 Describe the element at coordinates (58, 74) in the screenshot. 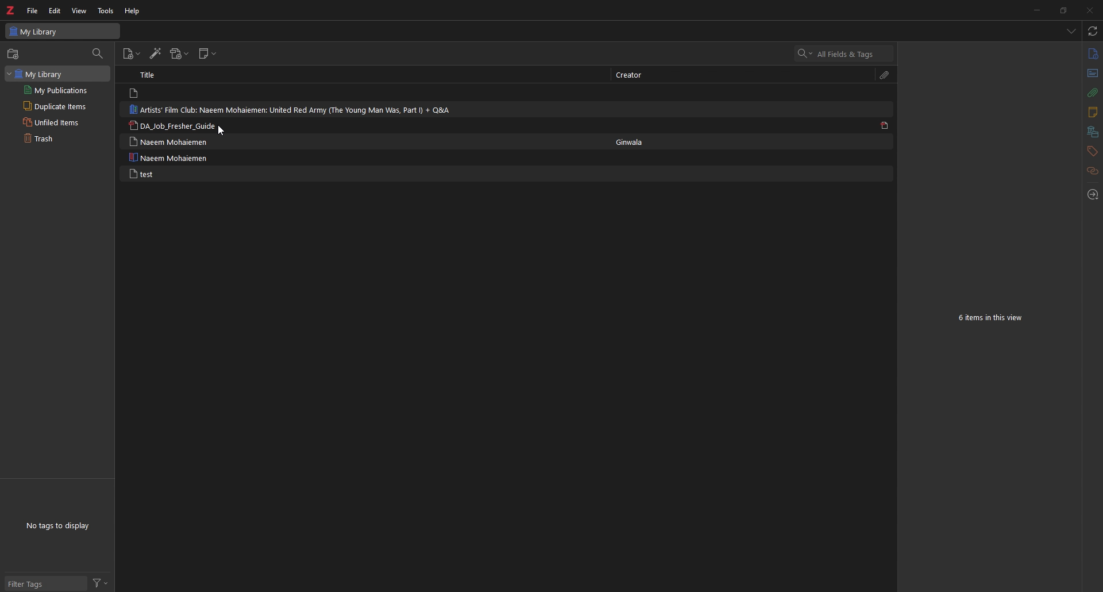

I see `my library` at that location.